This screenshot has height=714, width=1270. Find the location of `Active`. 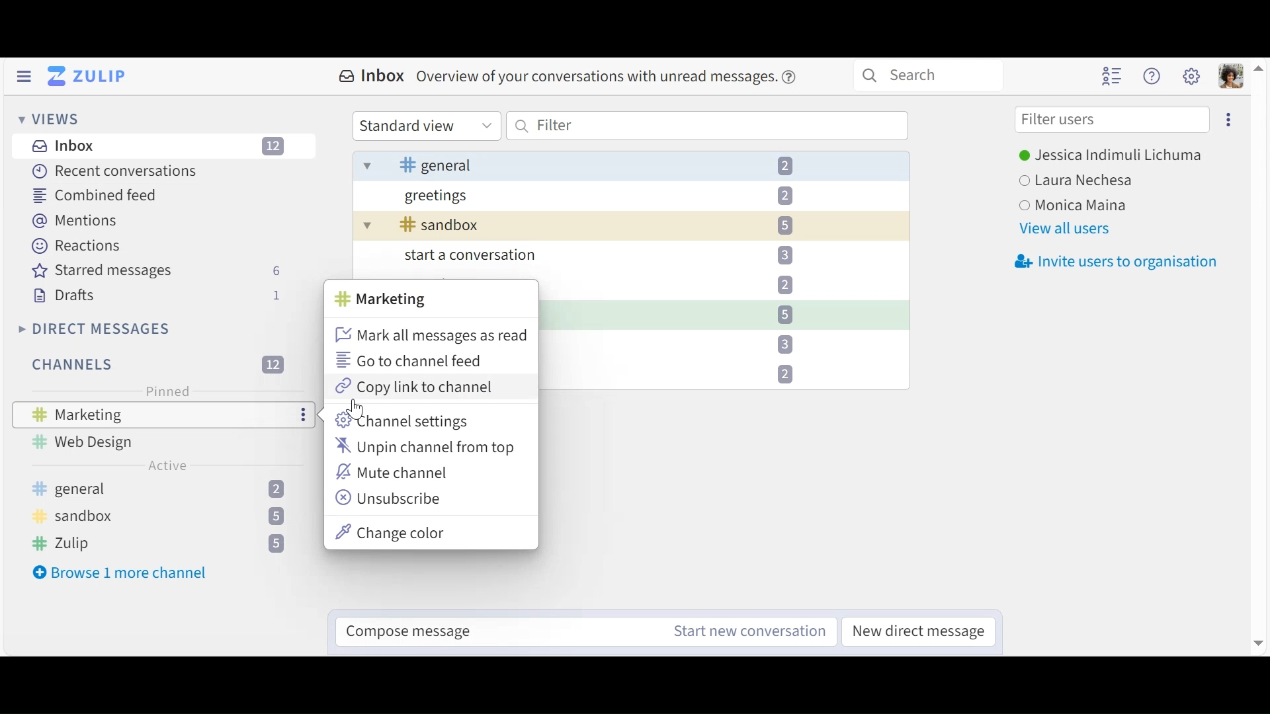

Active is located at coordinates (168, 465).